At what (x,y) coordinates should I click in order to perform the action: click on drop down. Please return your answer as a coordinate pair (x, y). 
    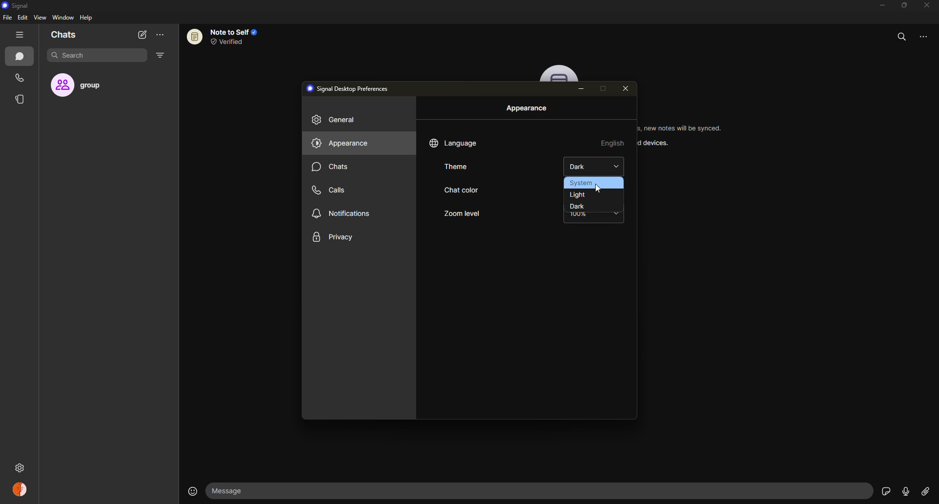
    Looking at the image, I should click on (617, 166).